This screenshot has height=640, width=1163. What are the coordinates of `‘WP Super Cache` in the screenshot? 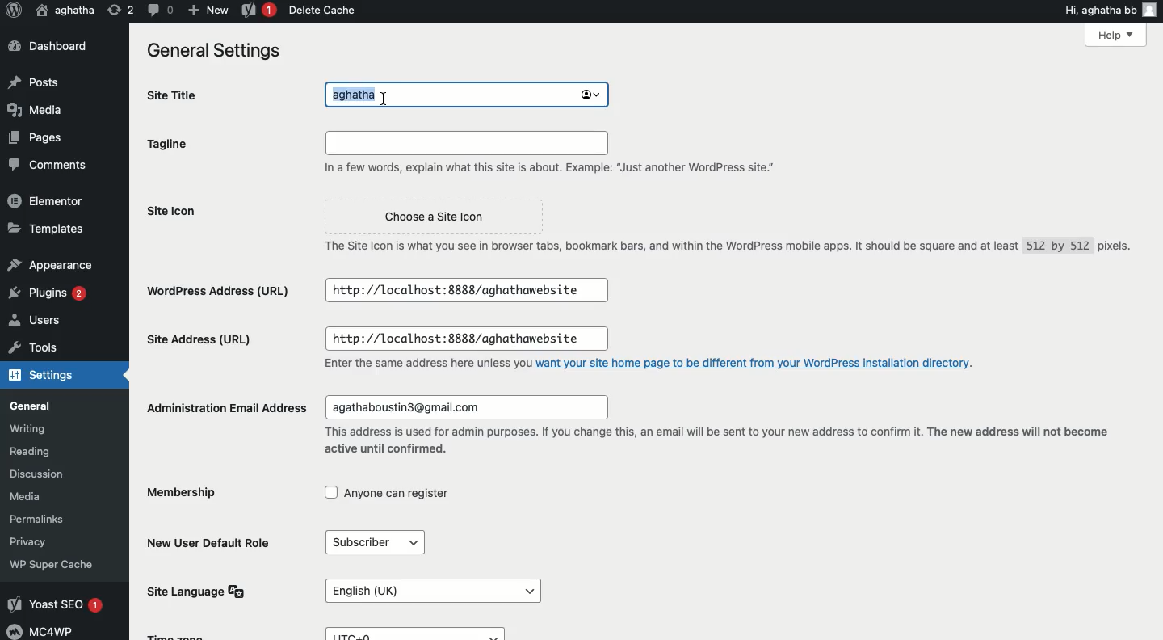 It's located at (52, 564).